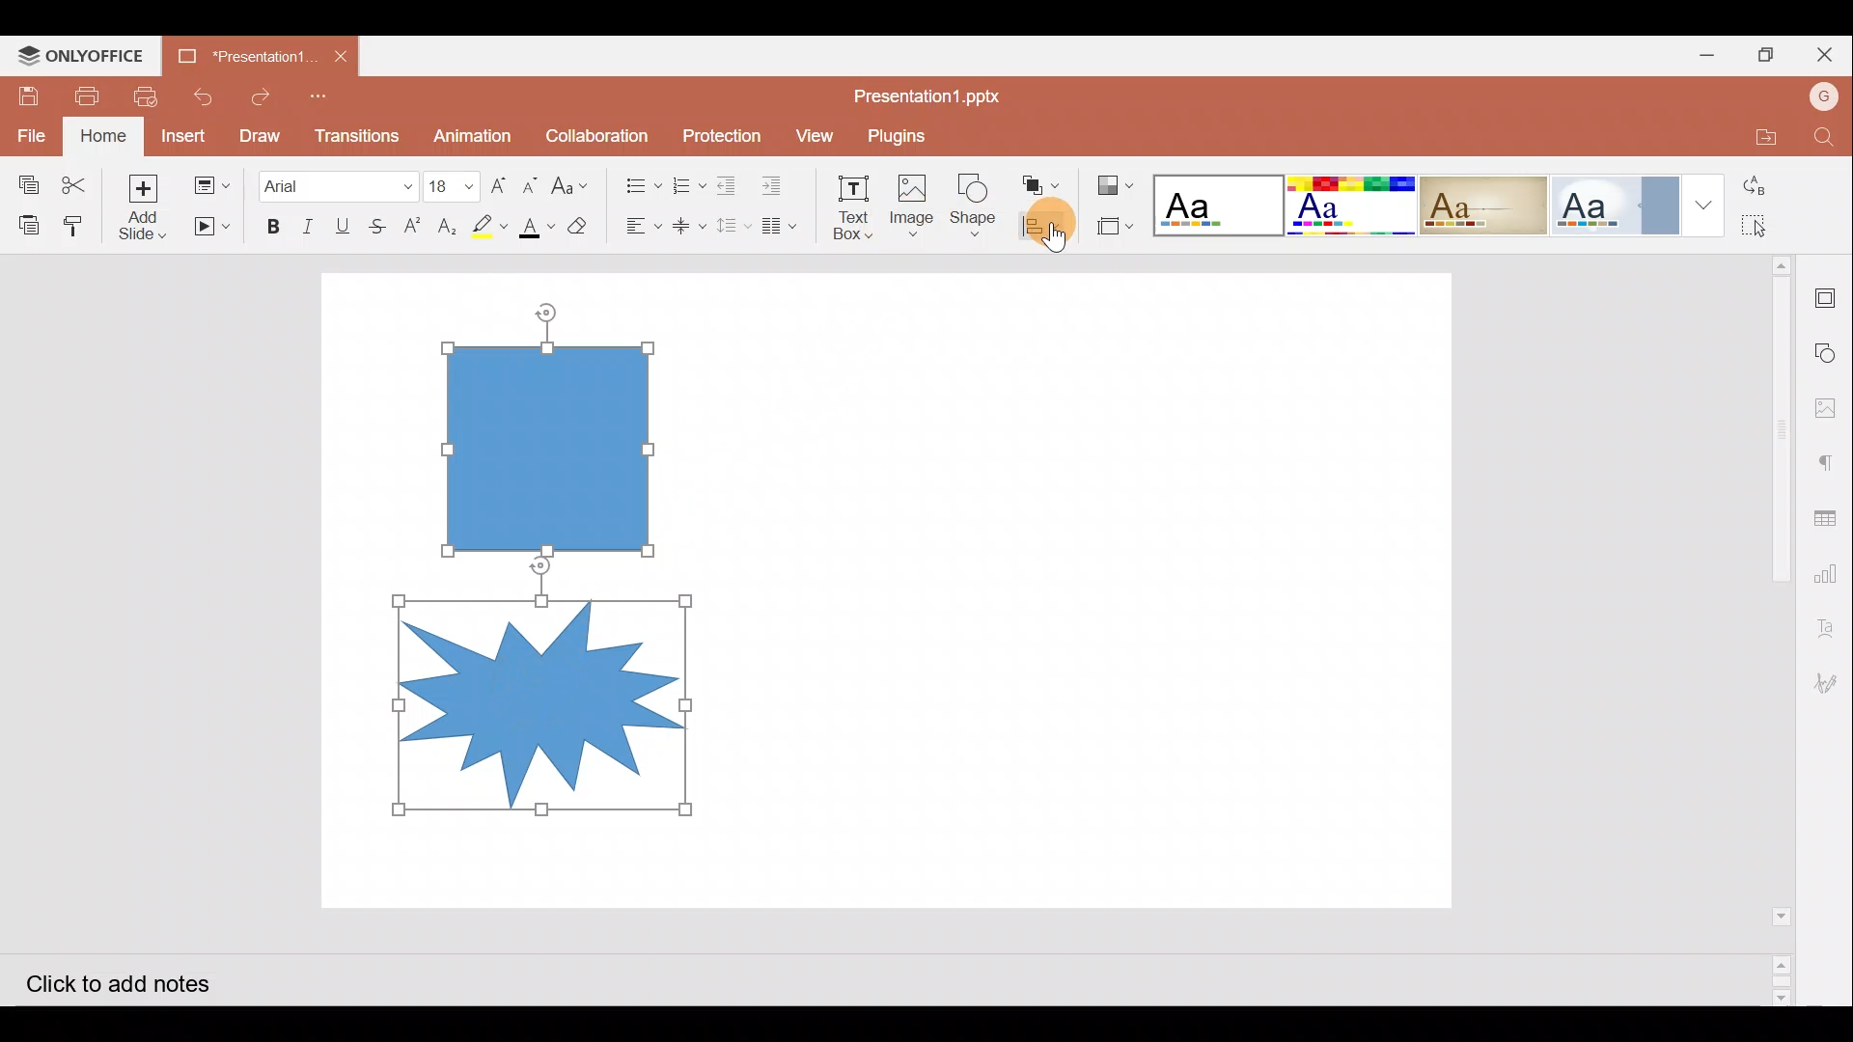  What do you see at coordinates (575, 184) in the screenshot?
I see `Change case` at bounding box center [575, 184].